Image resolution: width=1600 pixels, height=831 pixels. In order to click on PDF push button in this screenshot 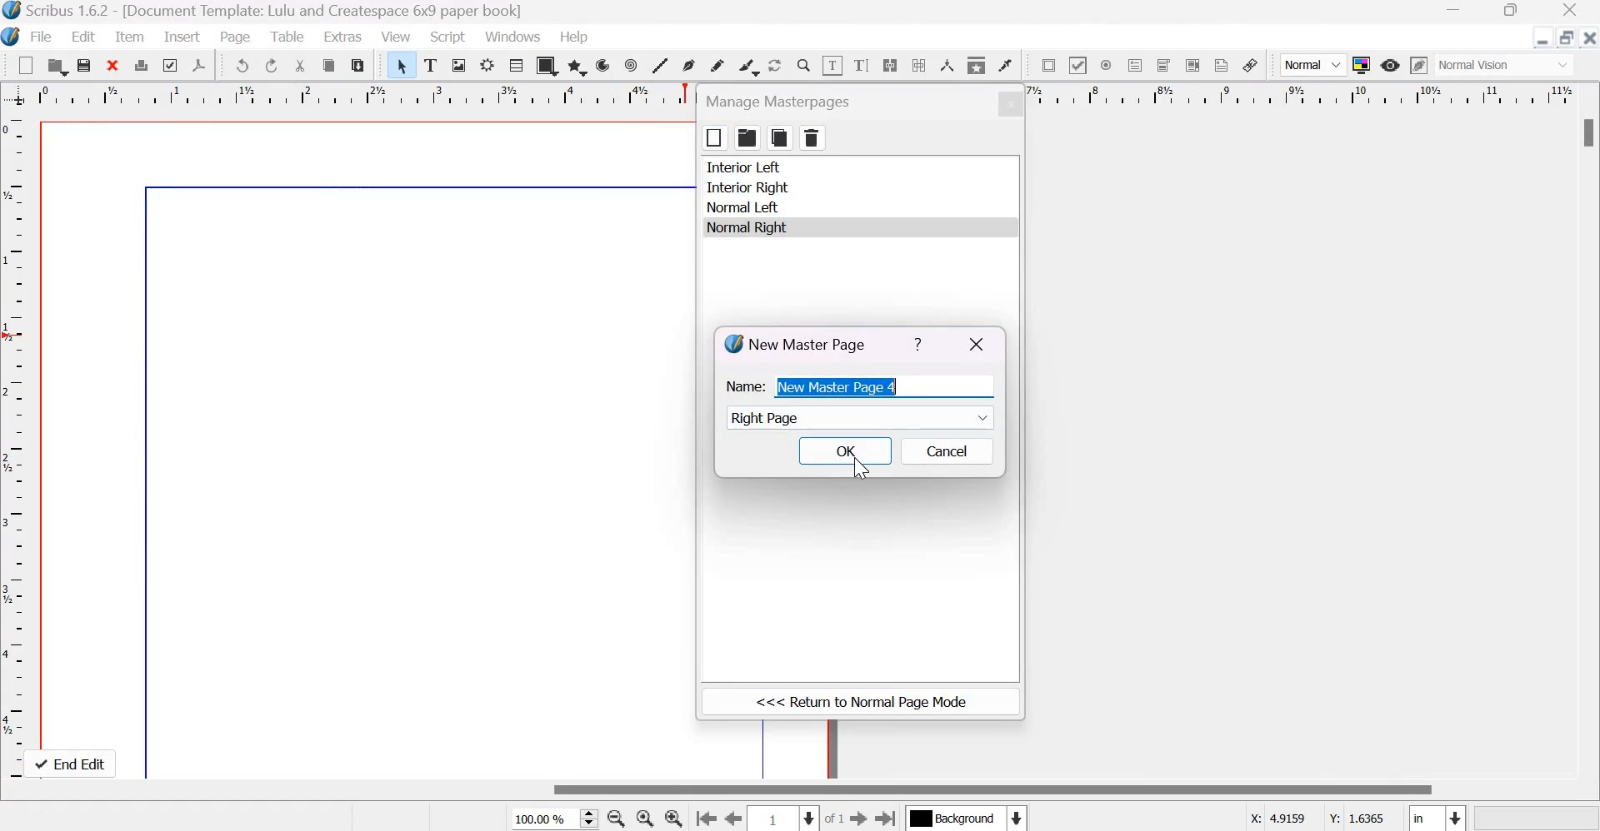, I will do `click(1047, 64)`.